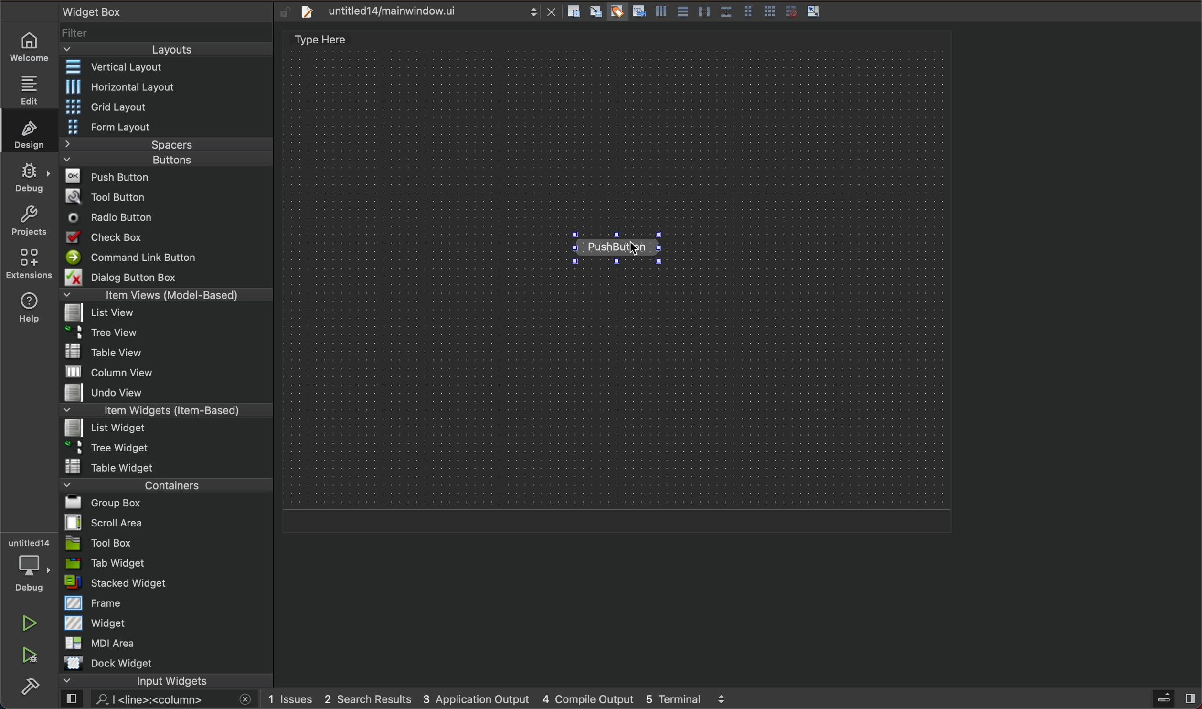 Image resolution: width=1202 pixels, height=709 pixels. I want to click on layouts, so click(165, 50).